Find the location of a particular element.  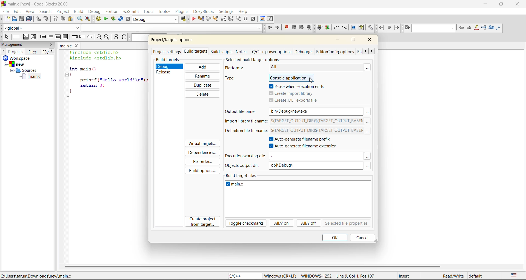

step out is located at coordinates (224, 19).